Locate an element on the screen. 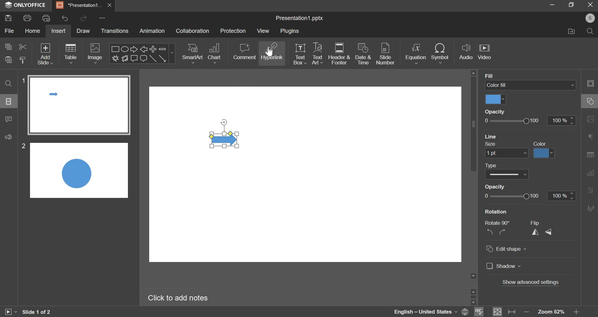 Image resolution: width=598 pixels, height=317 pixels. comment is located at coordinates (245, 52).